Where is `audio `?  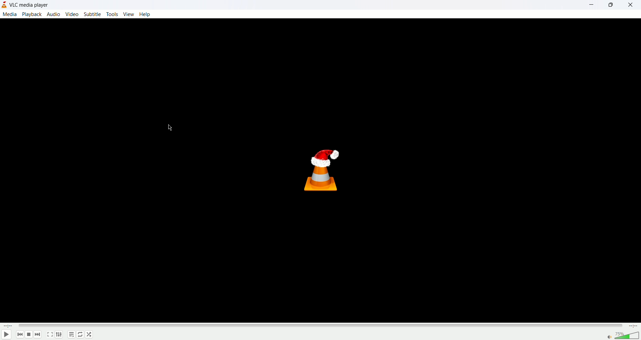 audio  is located at coordinates (55, 14).